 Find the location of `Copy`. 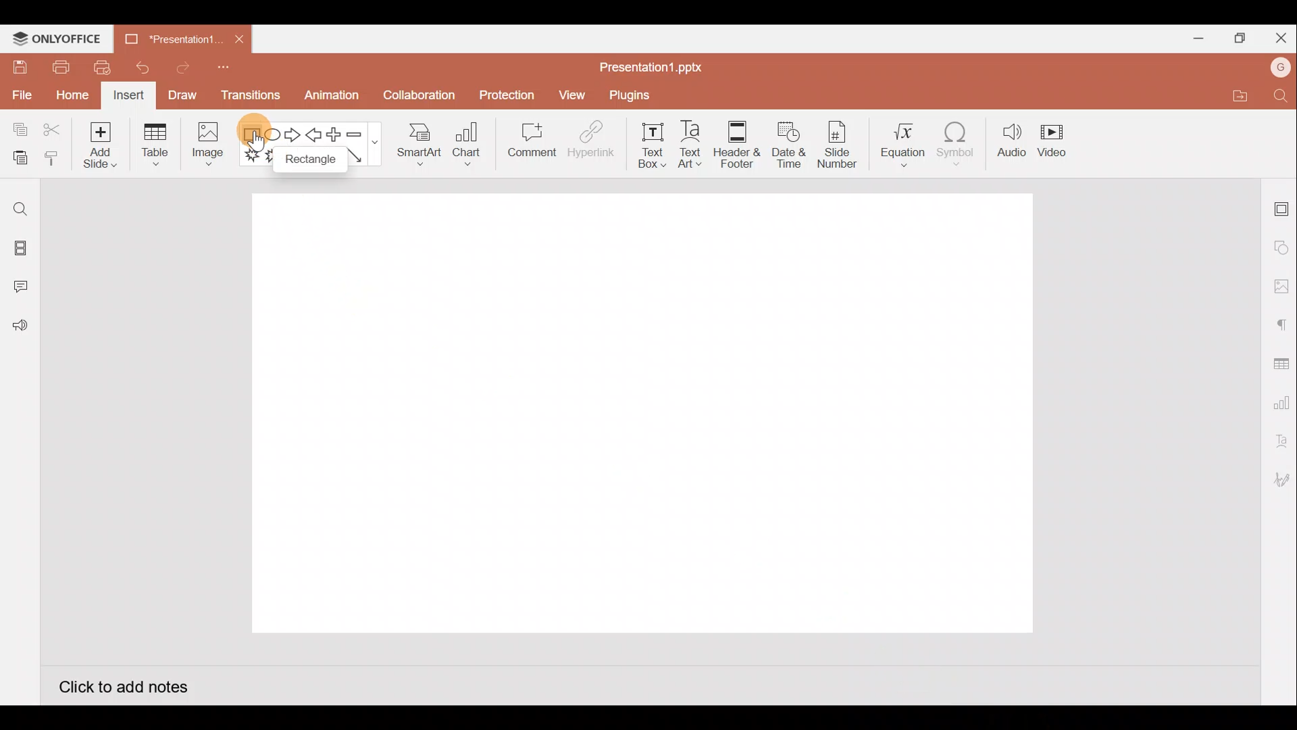

Copy is located at coordinates (18, 130).